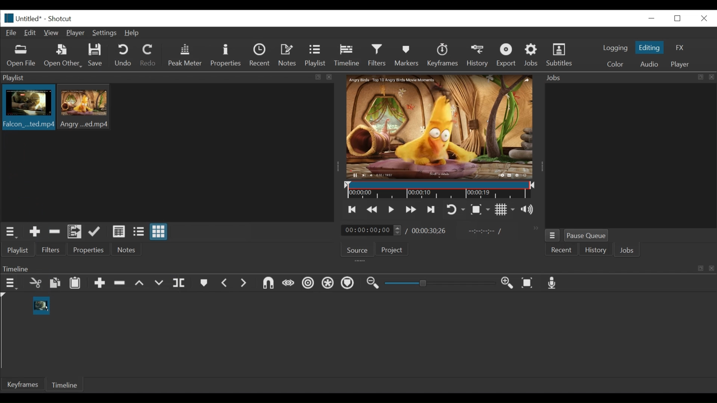 The image size is (717, 403). What do you see at coordinates (680, 48) in the screenshot?
I see `FX` at bounding box center [680, 48].